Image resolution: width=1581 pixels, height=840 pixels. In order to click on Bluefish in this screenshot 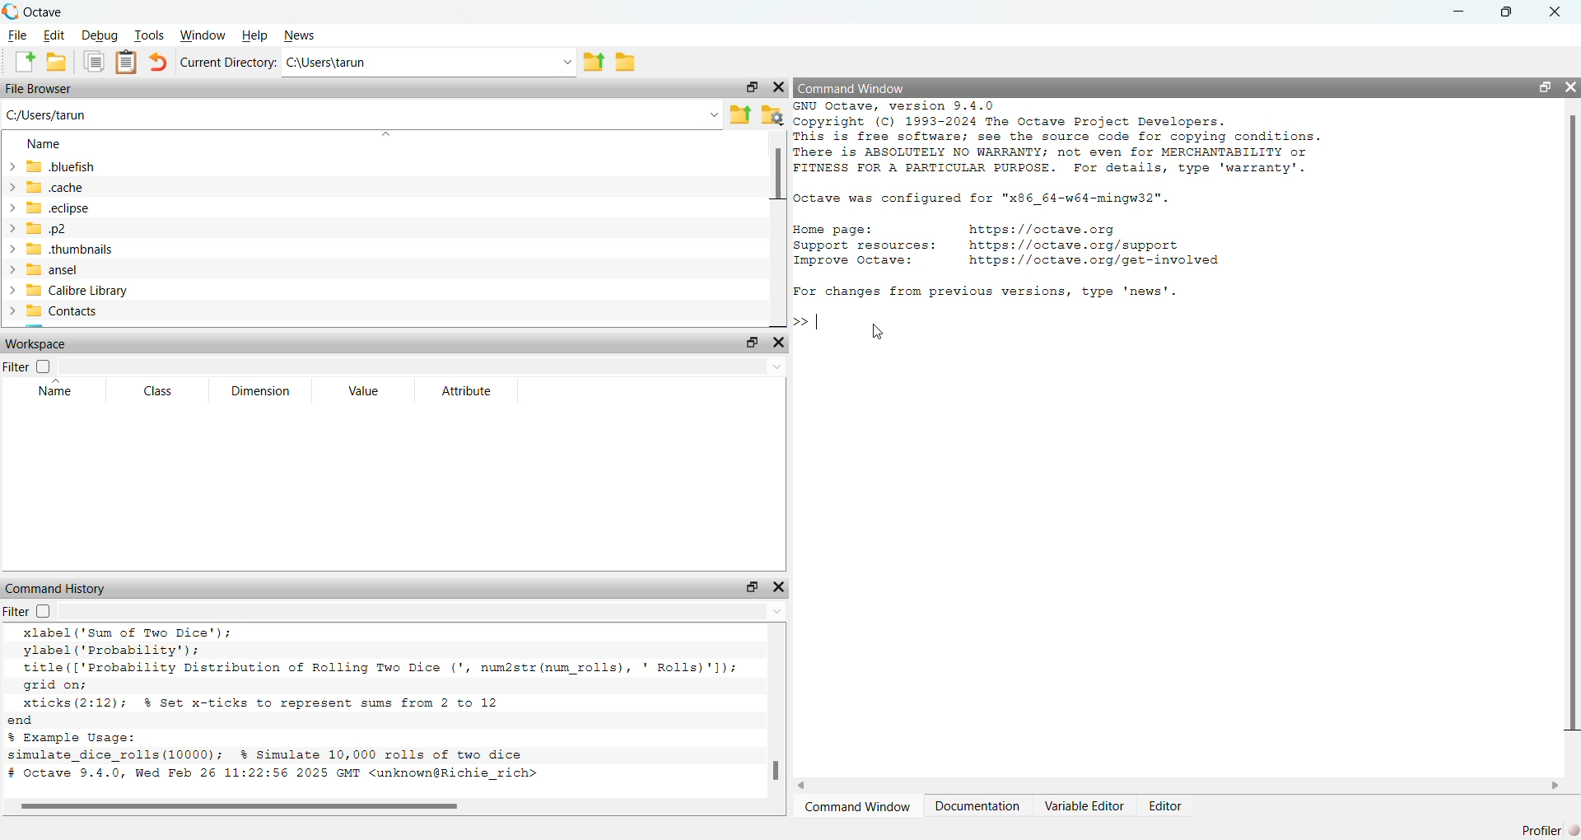, I will do `click(50, 166)`.